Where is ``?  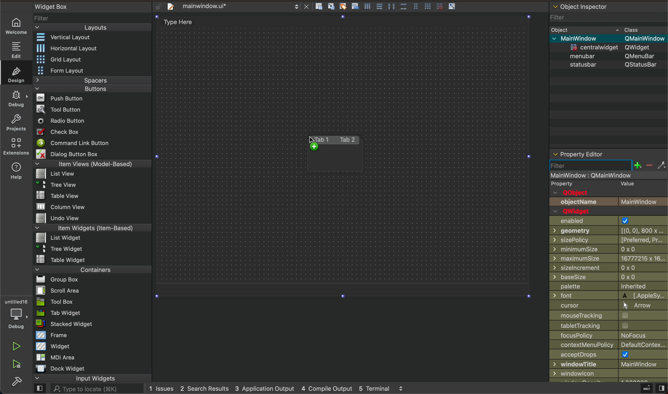
 is located at coordinates (609, 316).